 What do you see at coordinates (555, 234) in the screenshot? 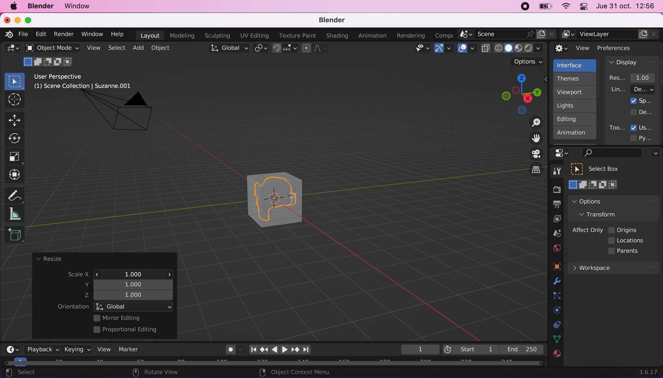
I see `scene` at bounding box center [555, 234].